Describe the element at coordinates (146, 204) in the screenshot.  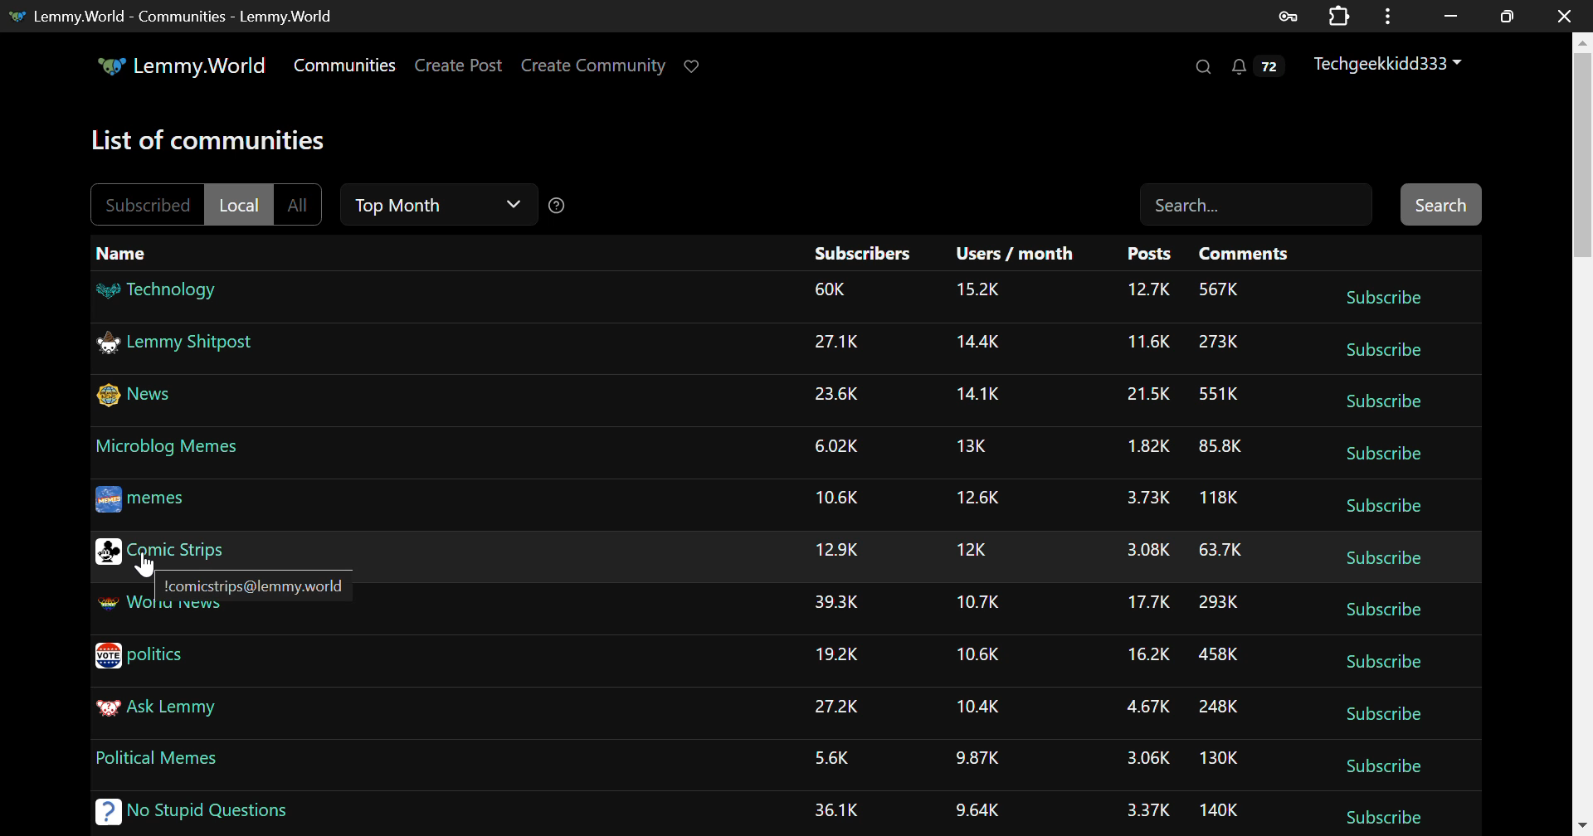
I see `Subscribed Filter Unselected` at that location.